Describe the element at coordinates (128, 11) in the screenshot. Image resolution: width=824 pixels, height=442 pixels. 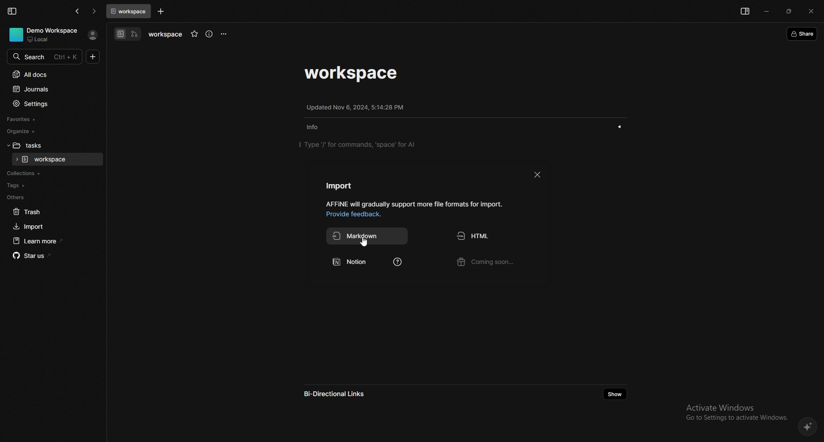
I see `tab 1: workspace` at that location.